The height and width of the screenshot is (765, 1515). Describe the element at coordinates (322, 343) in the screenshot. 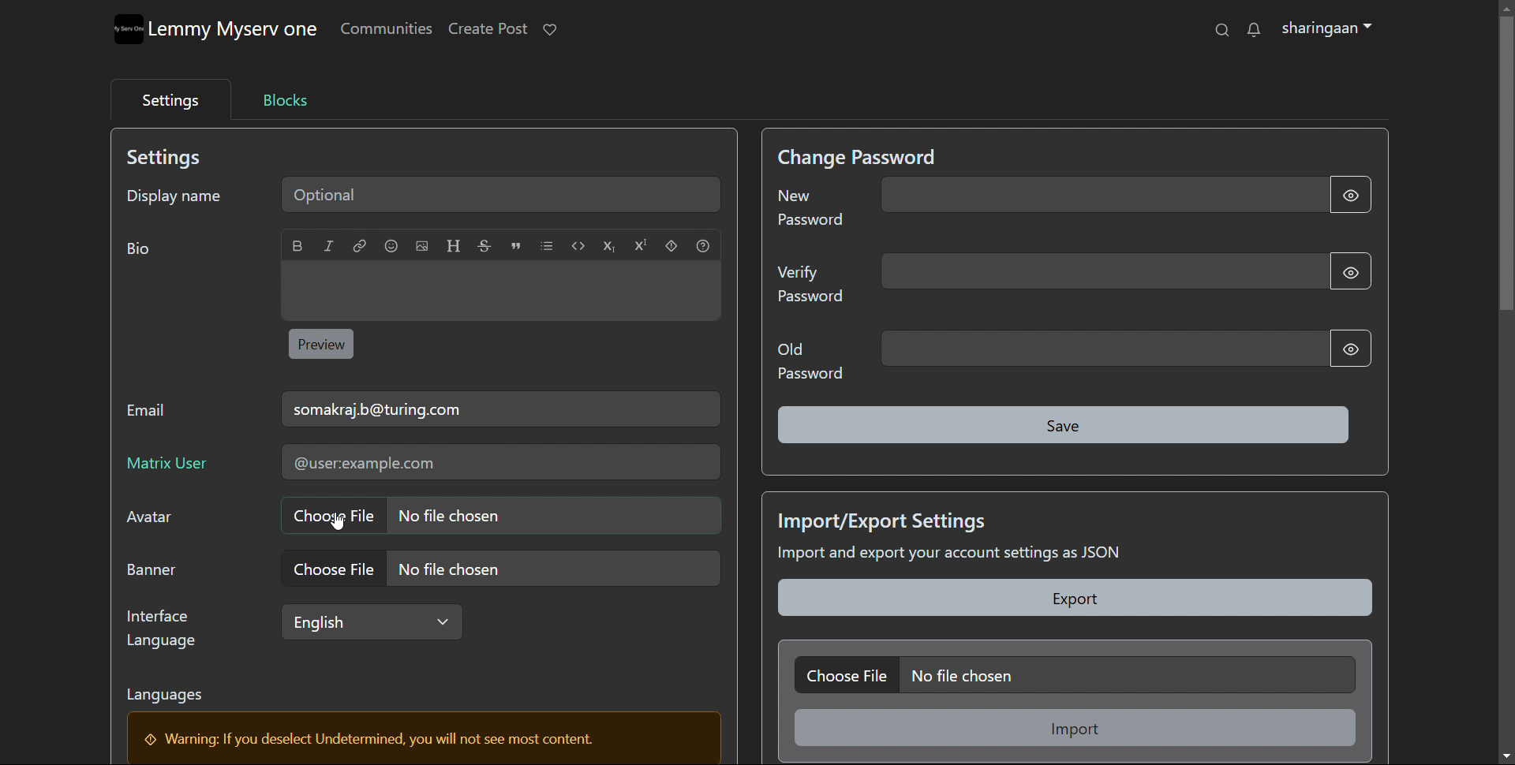

I see `preview` at that location.